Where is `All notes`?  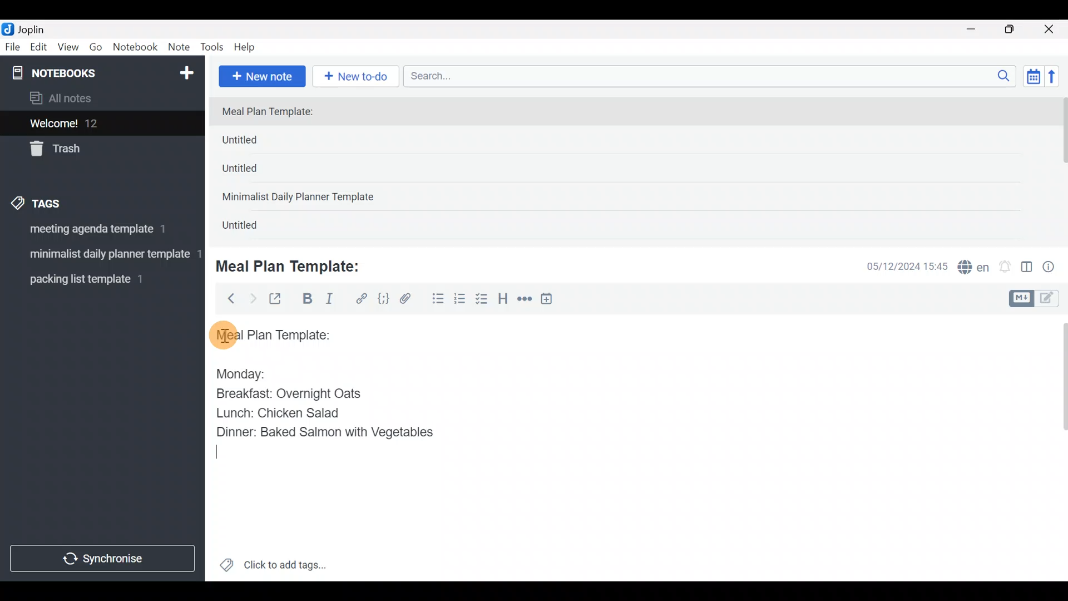 All notes is located at coordinates (100, 99).